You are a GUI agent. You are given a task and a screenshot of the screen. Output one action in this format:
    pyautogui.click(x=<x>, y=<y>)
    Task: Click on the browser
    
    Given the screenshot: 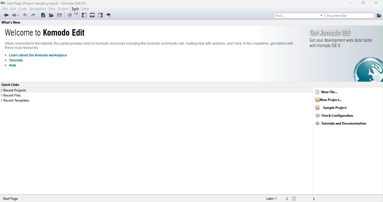 What is the action you would take?
    pyautogui.click(x=72, y=16)
    